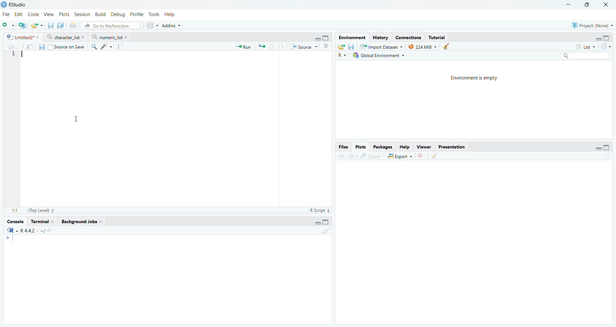 This screenshot has height=327, width=616. Describe the element at coordinates (608, 156) in the screenshot. I see `Refresh list` at that location.